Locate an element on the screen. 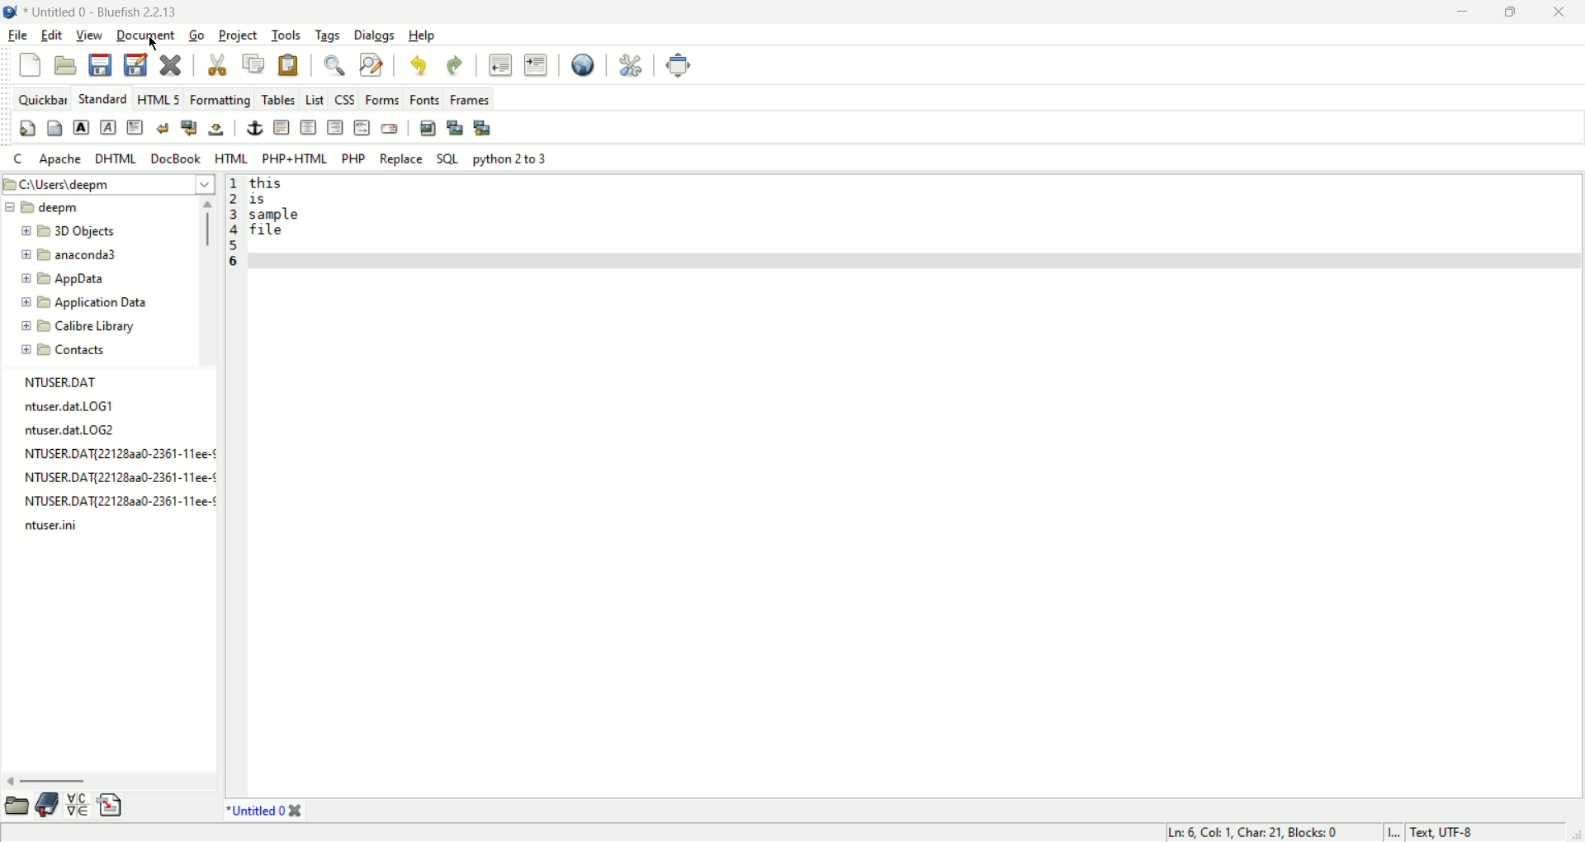 Image resolution: width=1585 pixels, height=842 pixels. tags is located at coordinates (328, 35).